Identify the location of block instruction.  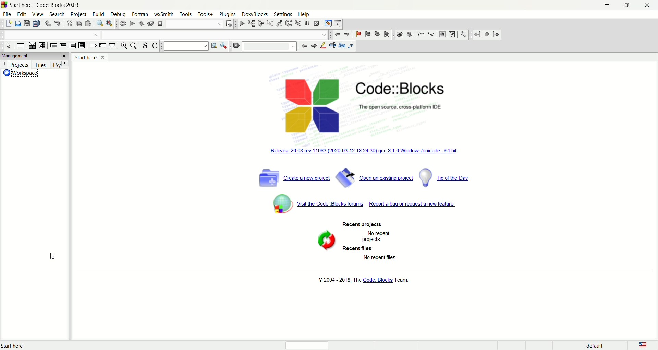
(83, 45).